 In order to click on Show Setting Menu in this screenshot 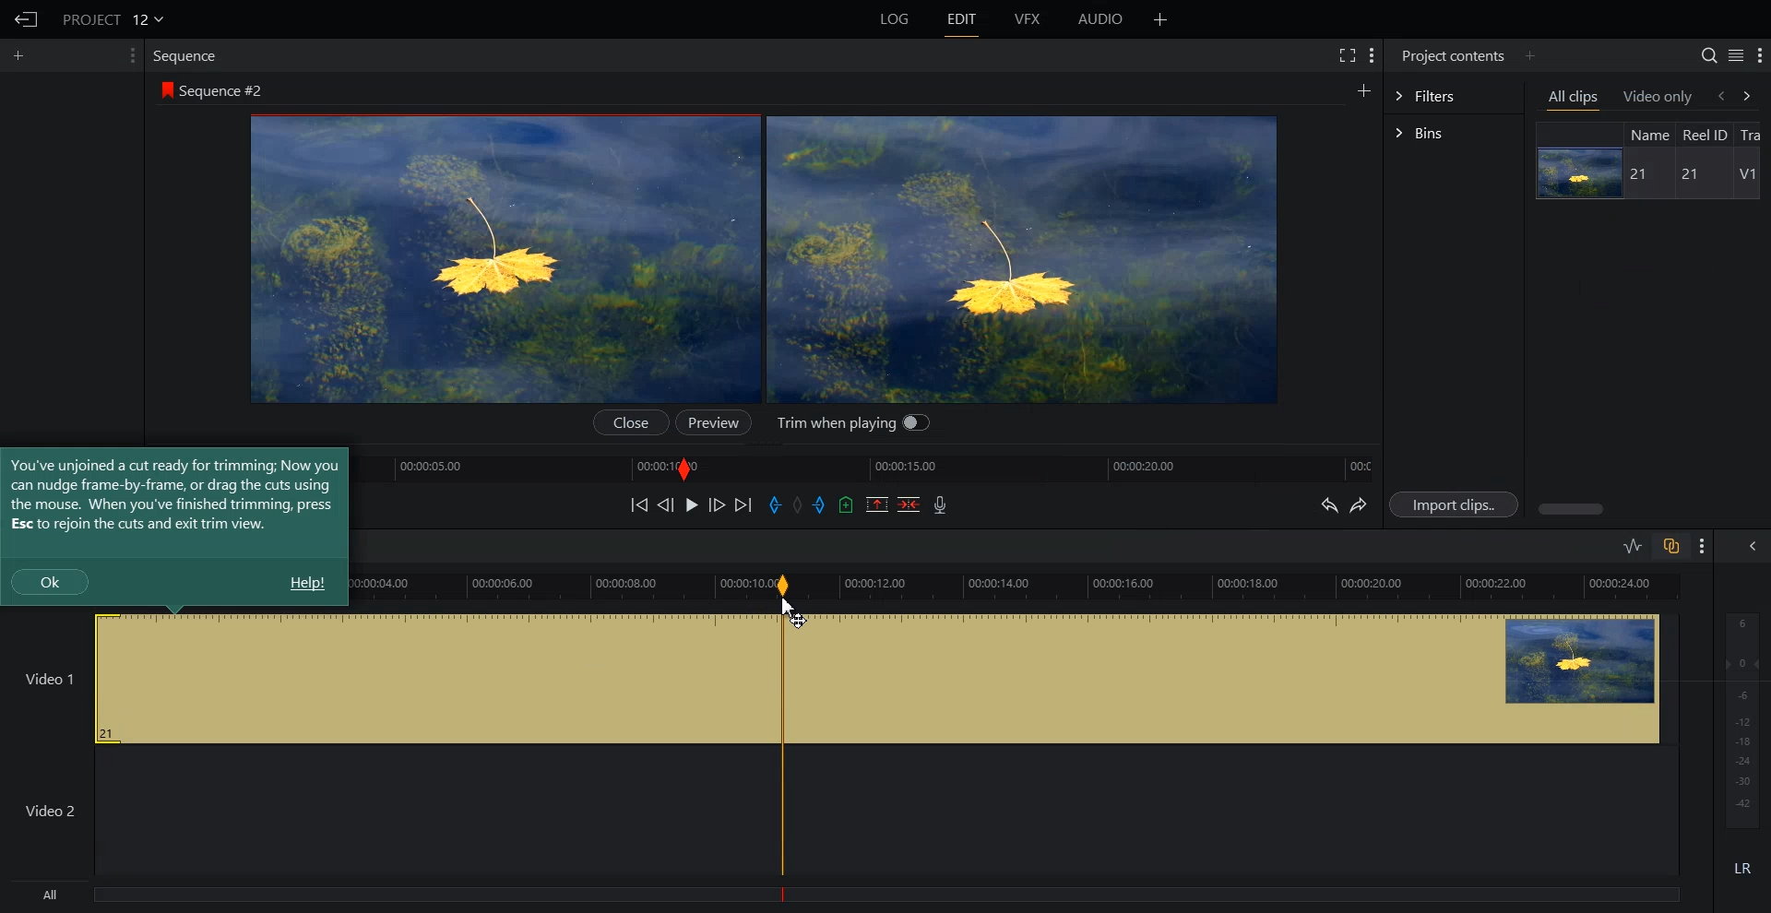, I will do `click(1759, 56)`.